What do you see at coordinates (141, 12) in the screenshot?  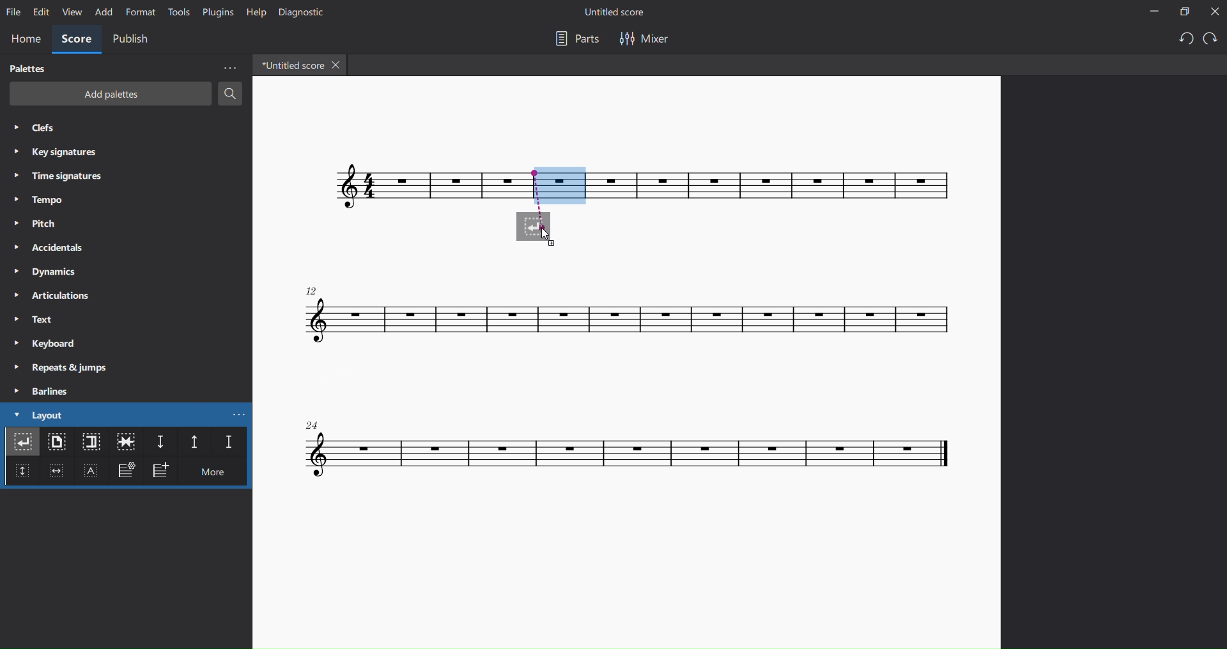 I see `format` at bounding box center [141, 12].